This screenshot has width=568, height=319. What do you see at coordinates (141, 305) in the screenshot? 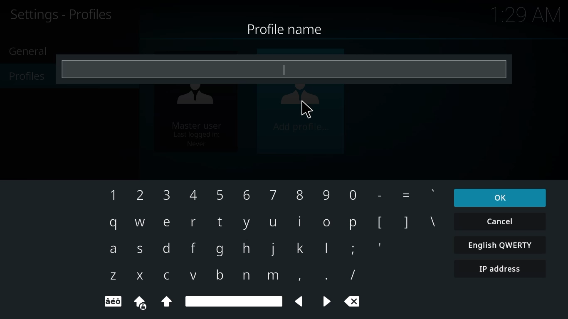
I see `uppercase locked` at bounding box center [141, 305].